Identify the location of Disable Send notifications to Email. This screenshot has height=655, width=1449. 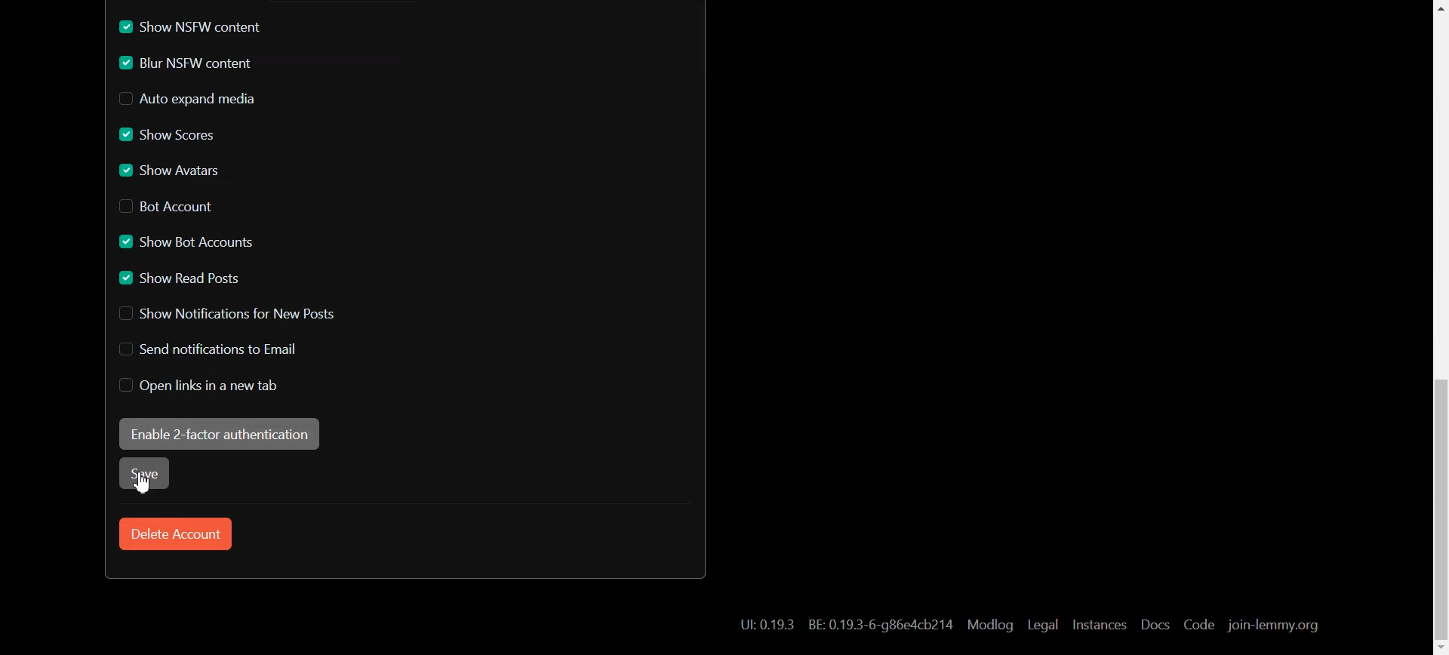
(211, 350).